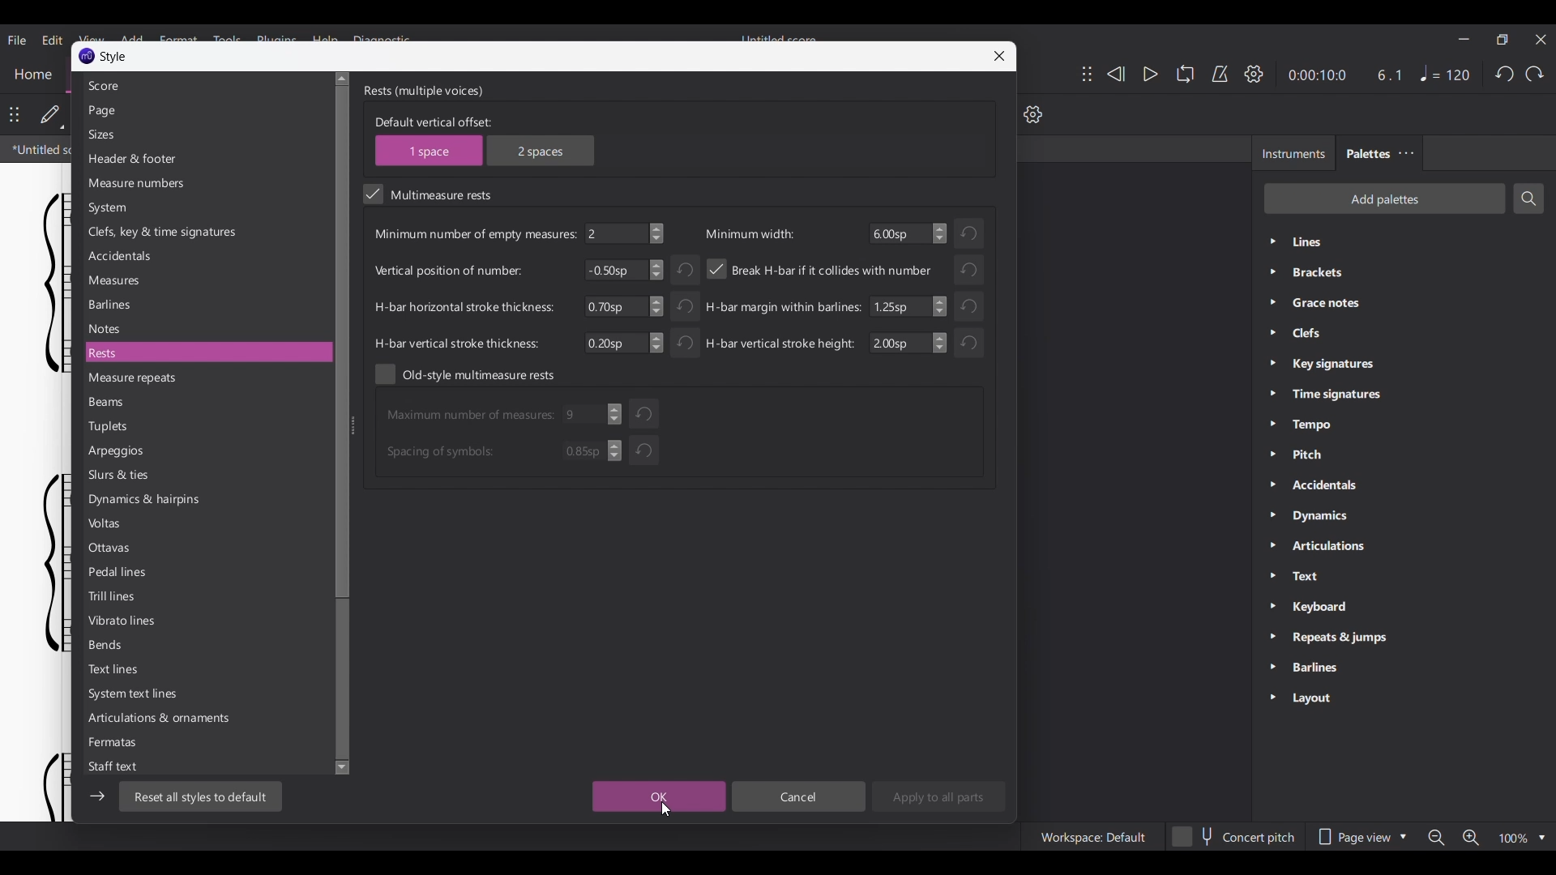 Image resolution: width=1556 pixels, height=875 pixels. I want to click on Change position of toolbar attached, so click(1087, 74).